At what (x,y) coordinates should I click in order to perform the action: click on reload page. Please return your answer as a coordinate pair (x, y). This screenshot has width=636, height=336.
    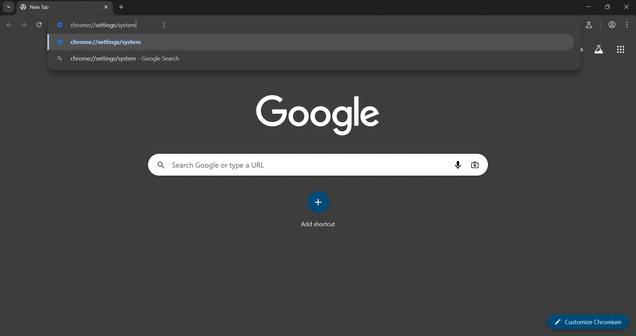
    Looking at the image, I should click on (41, 25).